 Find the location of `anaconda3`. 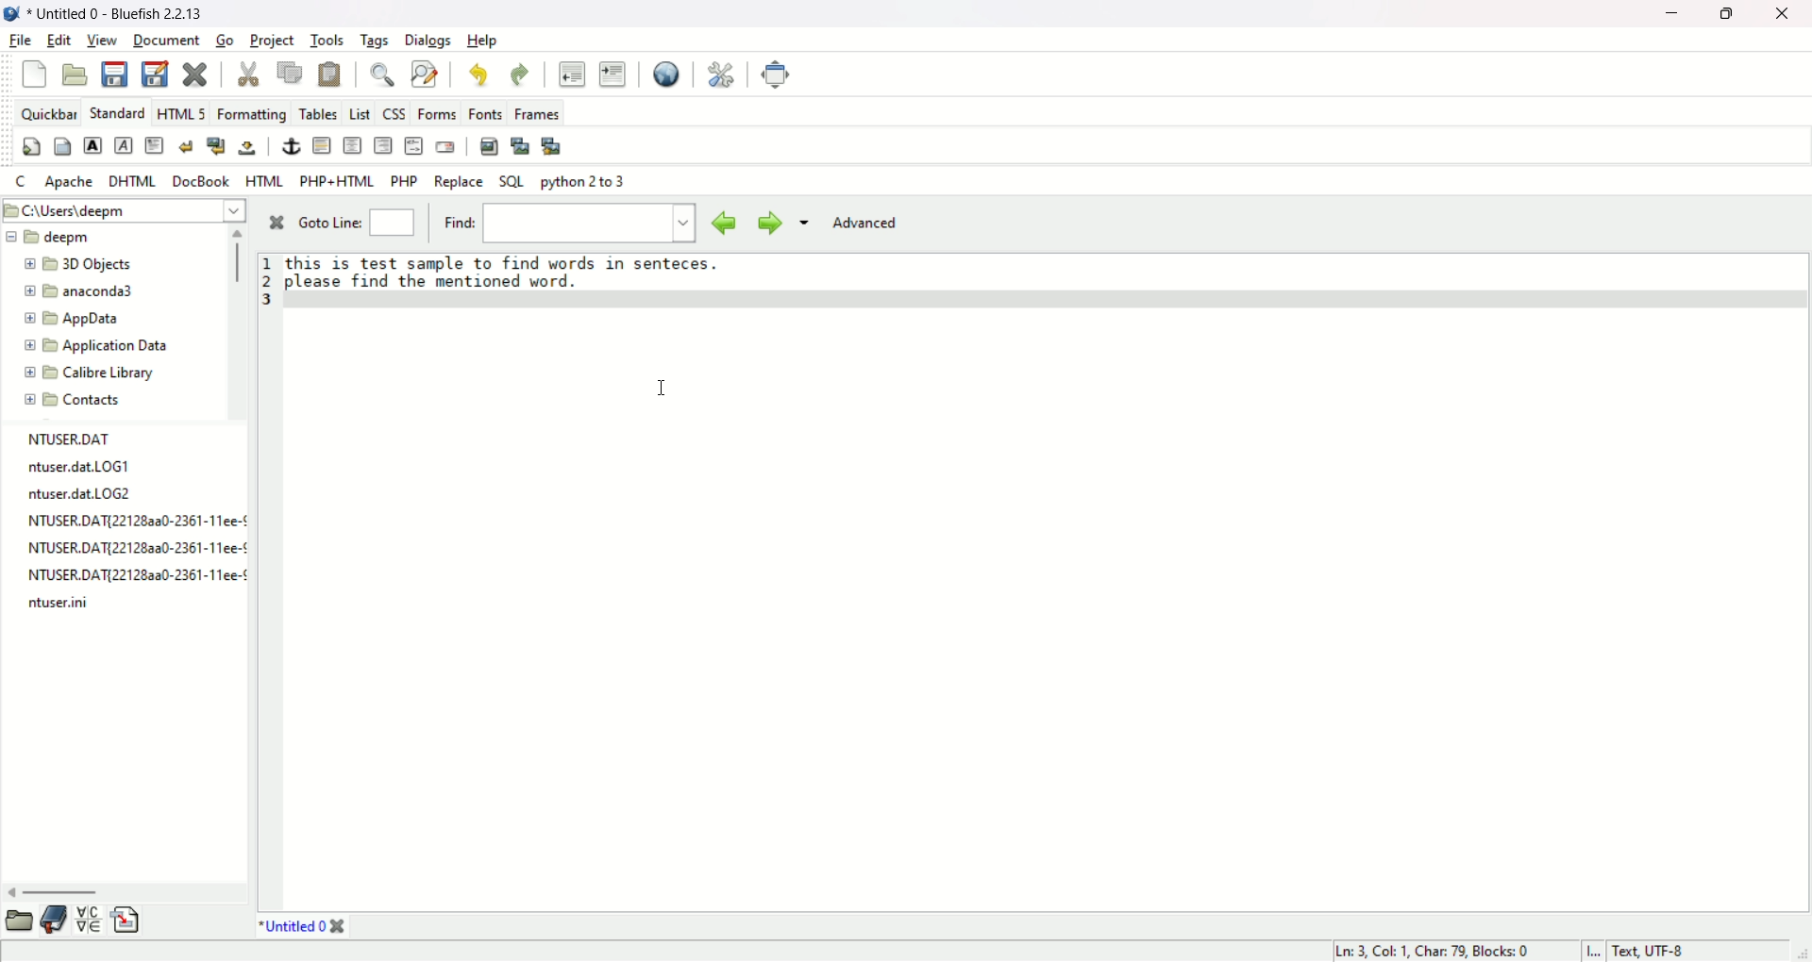

anaconda3 is located at coordinates (84, 290).